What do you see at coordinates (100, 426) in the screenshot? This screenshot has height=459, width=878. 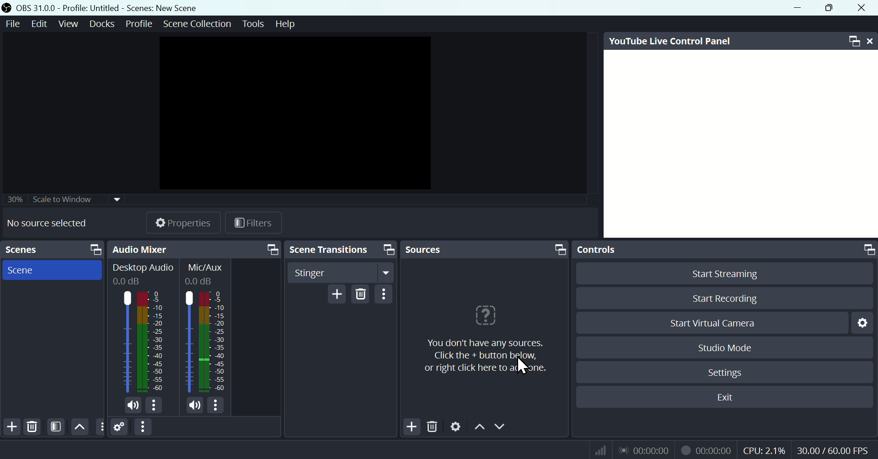 I see `options` at bounding box center [100, 426].